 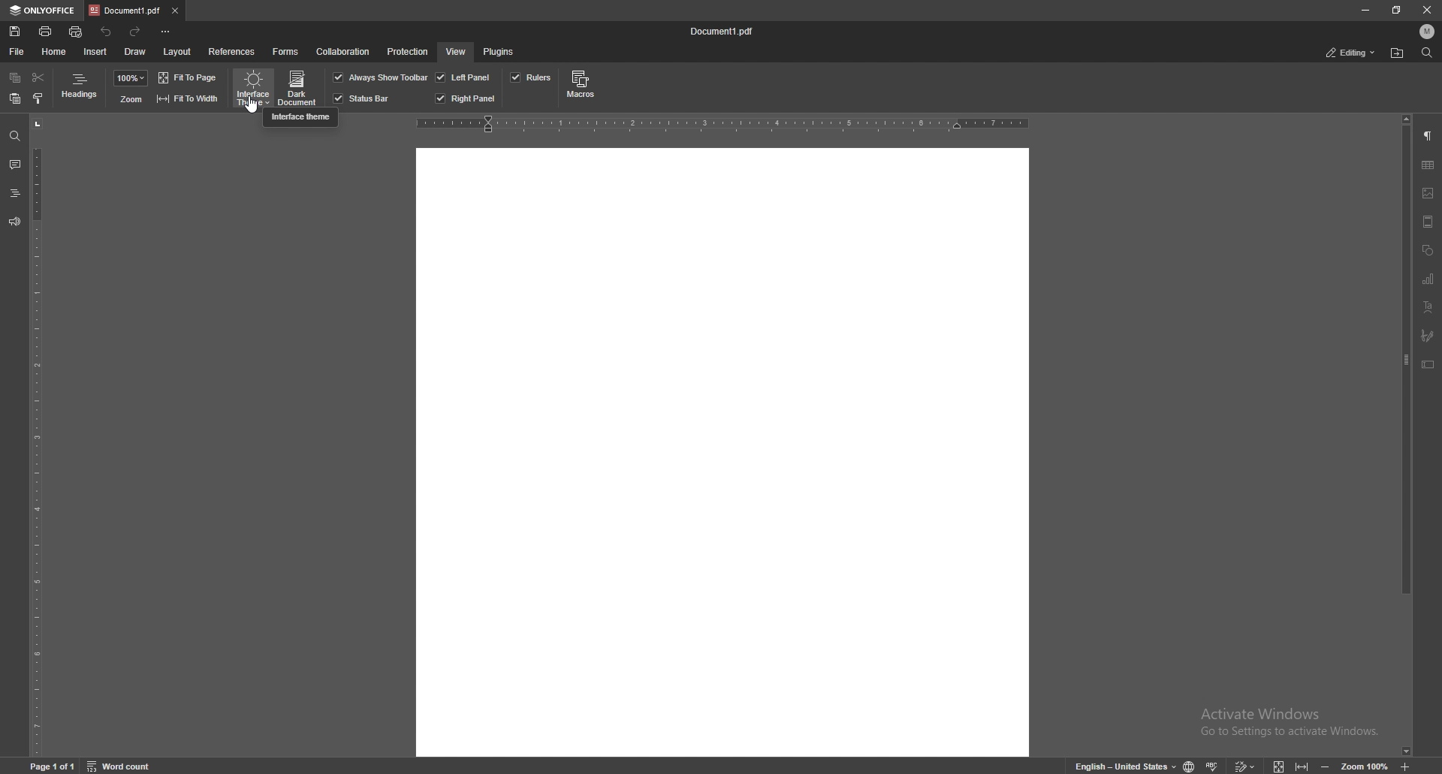 I want to click on horizontal scale, so click(x=721, y=125).